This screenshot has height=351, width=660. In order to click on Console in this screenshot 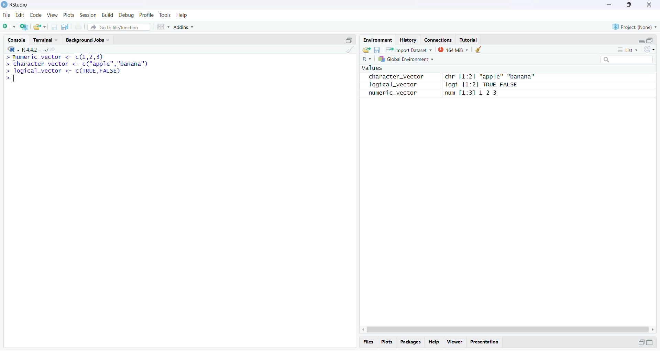, I will do `click(16, 39)`.